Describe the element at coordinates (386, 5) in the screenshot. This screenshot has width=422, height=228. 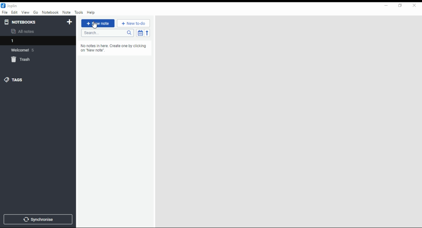
I see `minimize` at that location.